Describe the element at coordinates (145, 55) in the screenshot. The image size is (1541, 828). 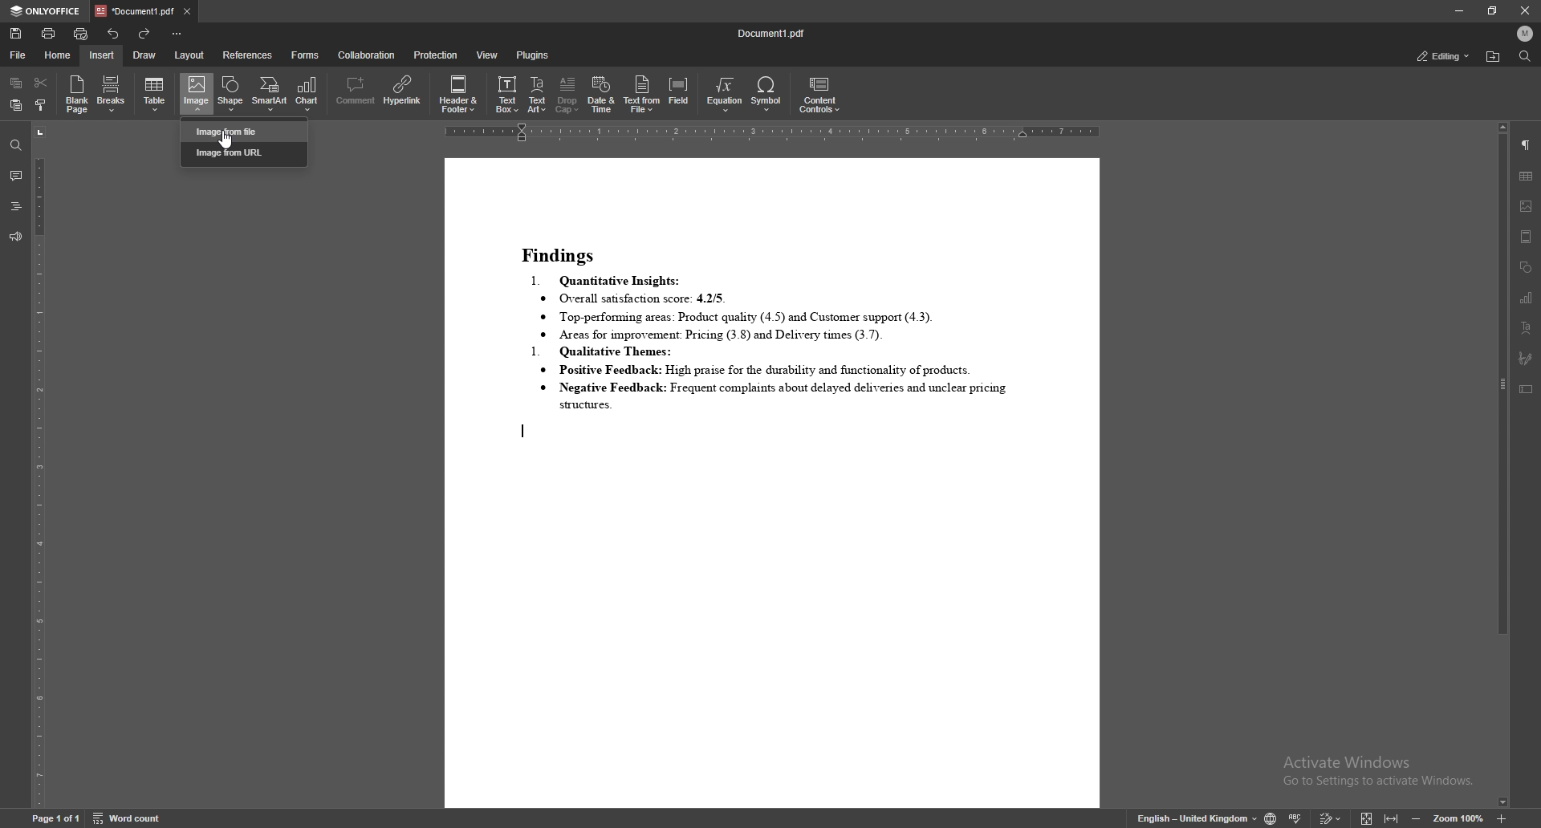
I see `draw` at that location.